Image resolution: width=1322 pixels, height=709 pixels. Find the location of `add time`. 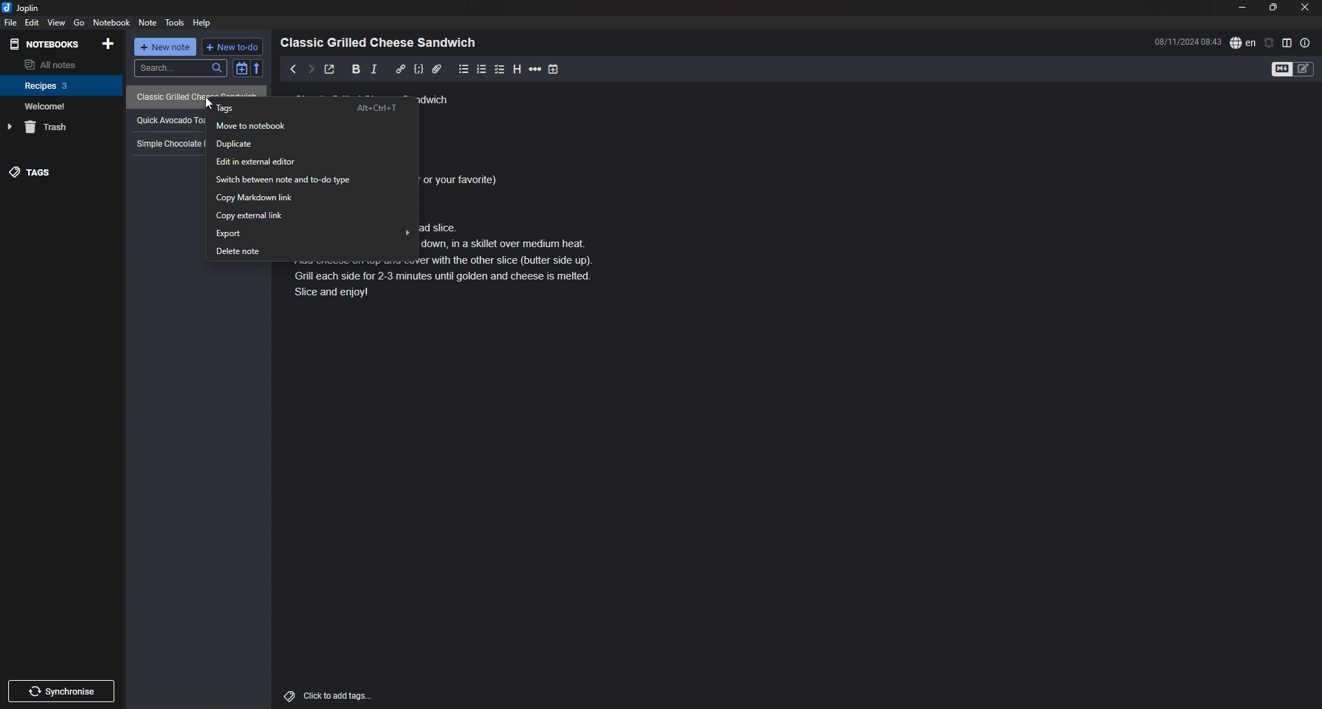

add time is located at coordinates (555, 69).